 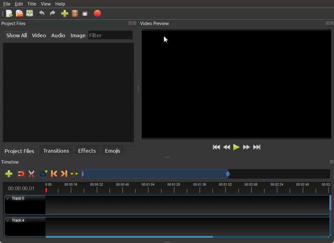 What do you see at coordinates (56, 150) in the screenshot?
I see `Transitions` at bounding box center [56, 150].